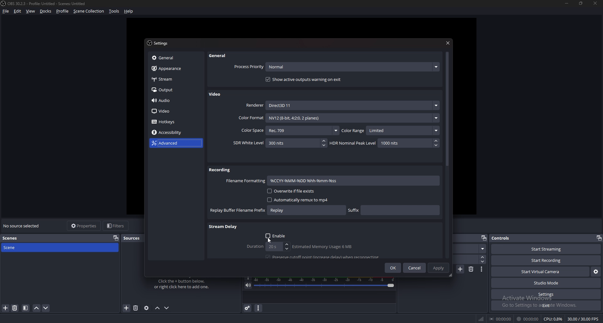 Image resolution: width=603 pixels, height=323 pixels. Describe the element at coordinates (277, 236) in the screenshot. I see `Enable` at that location.